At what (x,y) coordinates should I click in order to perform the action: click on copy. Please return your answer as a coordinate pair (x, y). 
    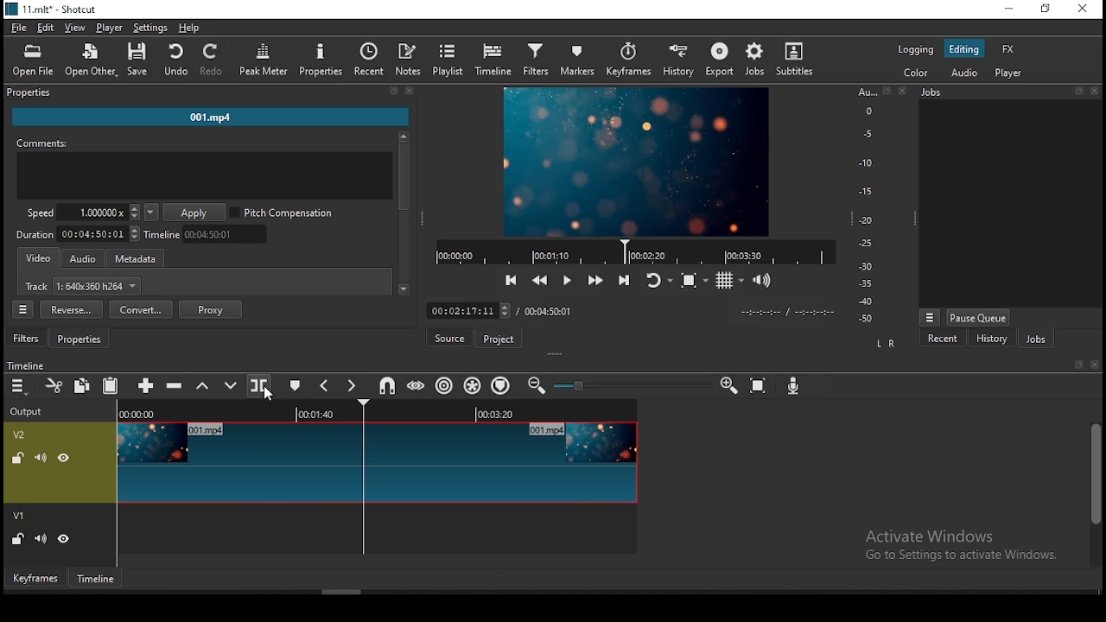
    Looking at the image, I should click on (82, 386).